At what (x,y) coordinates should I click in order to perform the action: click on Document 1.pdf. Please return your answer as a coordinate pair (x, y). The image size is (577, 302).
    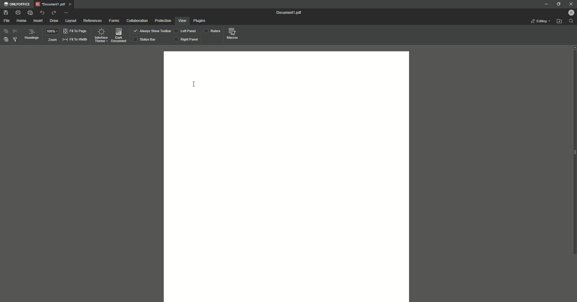
    Looking at the image, I should click on (286, 13).